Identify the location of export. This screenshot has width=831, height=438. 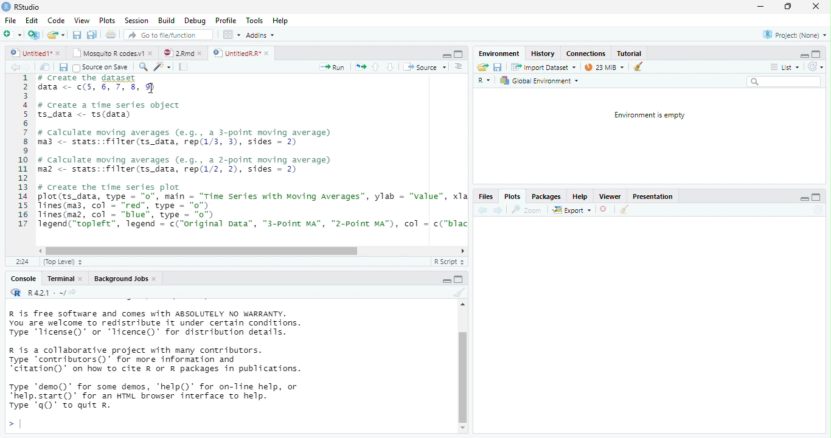
(571, 210).